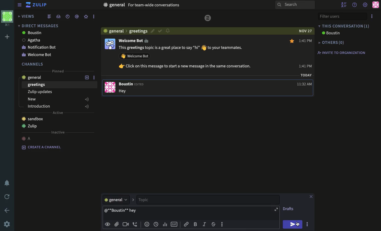 This screenshot has width=381, height=231. What do you see at coordinates (292, 224) in the screenshot?
I see `send` at bounding box center [292, 224].